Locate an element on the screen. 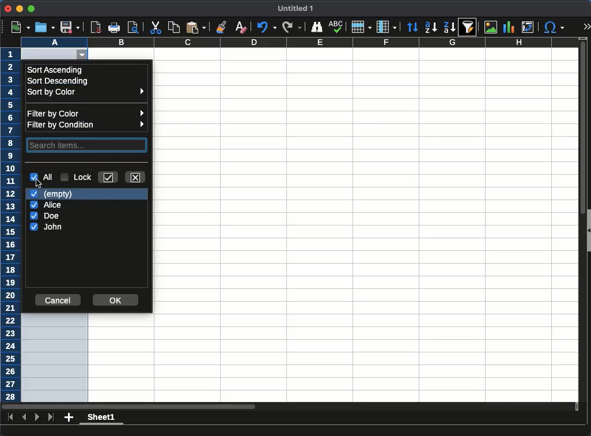 The image size is (591, 436). lock is located at coordinates (77, 176).